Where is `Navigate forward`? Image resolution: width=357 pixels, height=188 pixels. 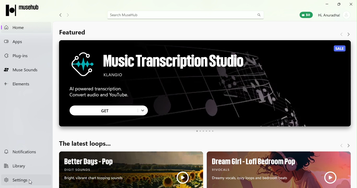 Navigate forward is located at coordinates (348, 145).